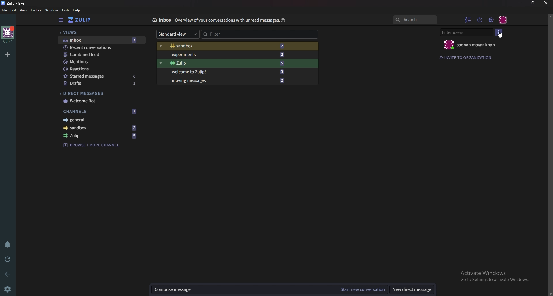  What do you see at coordinates (13, 11) in the screenshot?
I see `edit` at bounding box center [13, 11].